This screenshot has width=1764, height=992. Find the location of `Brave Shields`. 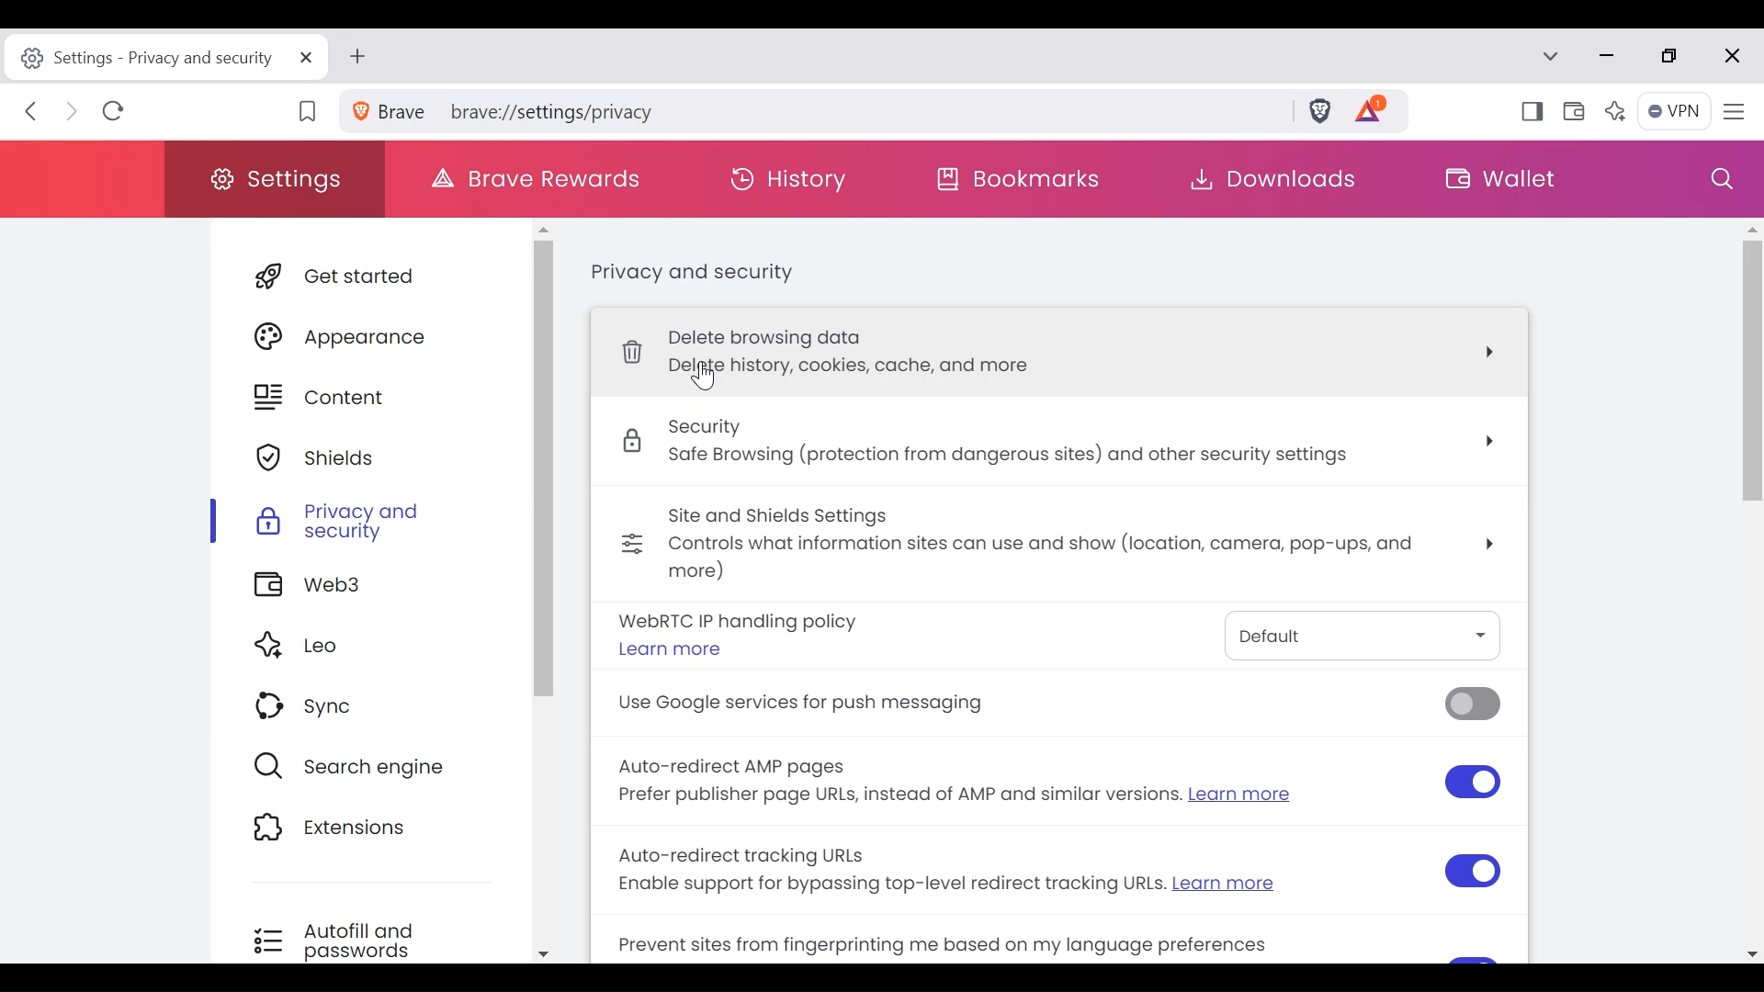

Brave Shields is located at coordinates (1325, 113).